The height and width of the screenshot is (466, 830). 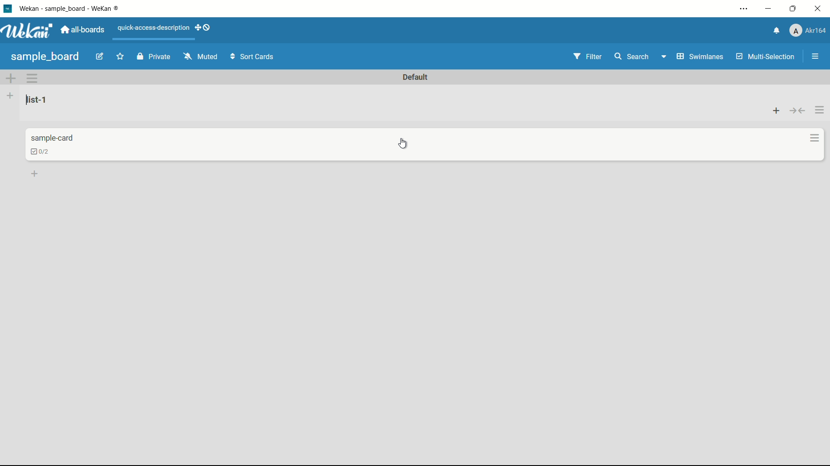 I want to click on card name, so click(x=52, y=138).